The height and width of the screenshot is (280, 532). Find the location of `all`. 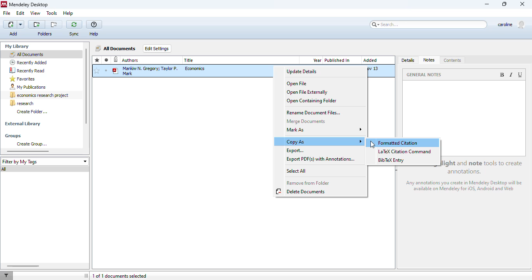

all is located at coordinates (5, 169).